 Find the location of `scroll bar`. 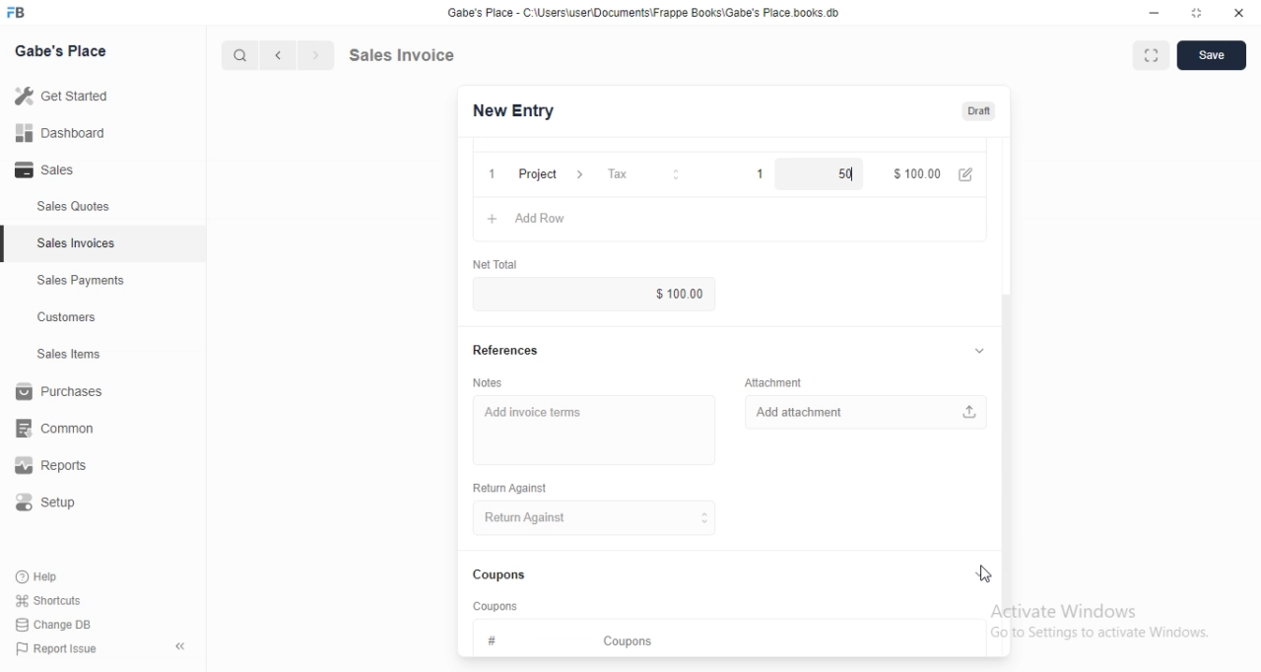

scroll bar is located at coordinates (1008, 449).